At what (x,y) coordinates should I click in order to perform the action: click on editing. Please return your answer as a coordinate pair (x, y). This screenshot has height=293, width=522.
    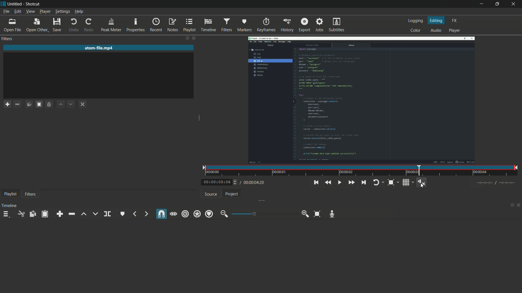
    Looking at the image, I should click on (437, 20).